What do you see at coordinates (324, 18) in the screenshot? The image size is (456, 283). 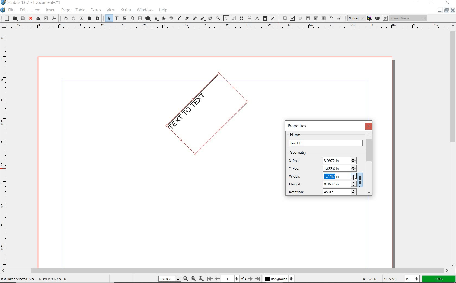 I see `pdf combo box` at bounding box center [324, 18].